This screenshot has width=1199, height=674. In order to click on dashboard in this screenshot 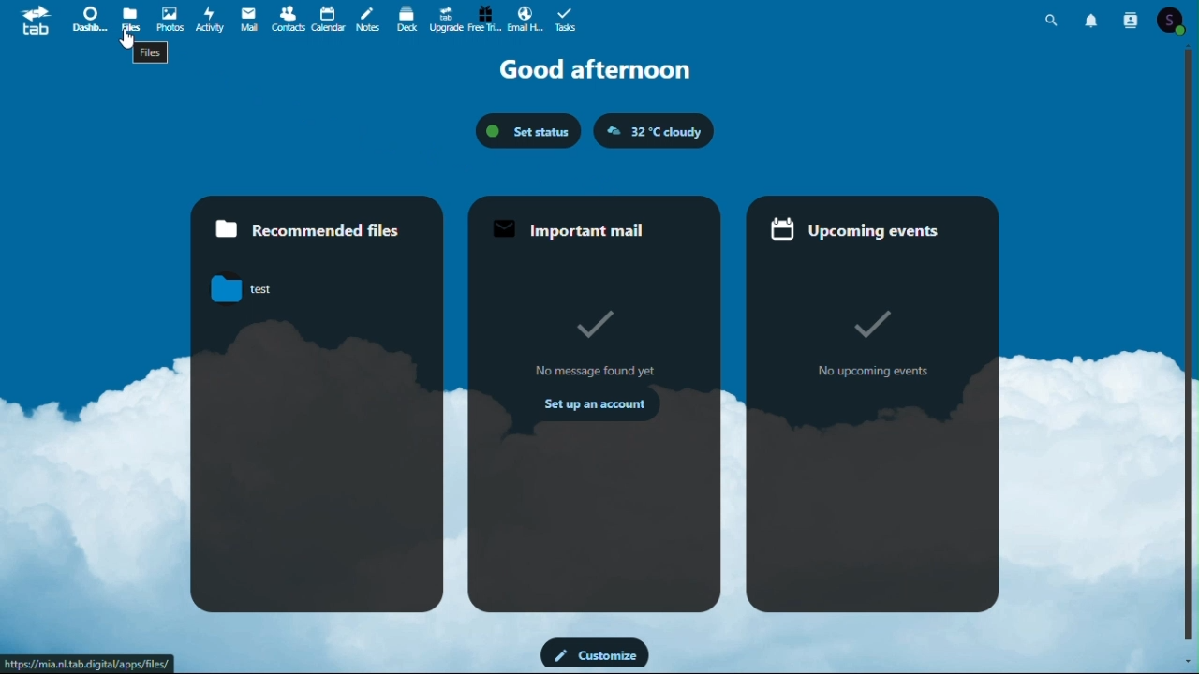, I will do `click(91, 19)`.